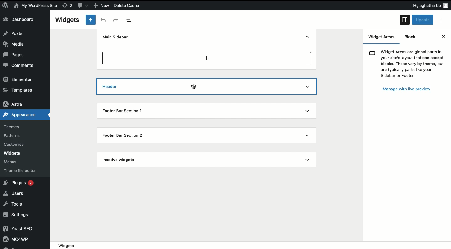  What do you see at coordinates (21, 184) in the screenshot?
I see `Plugins 2` at bounding box center [21, 184].